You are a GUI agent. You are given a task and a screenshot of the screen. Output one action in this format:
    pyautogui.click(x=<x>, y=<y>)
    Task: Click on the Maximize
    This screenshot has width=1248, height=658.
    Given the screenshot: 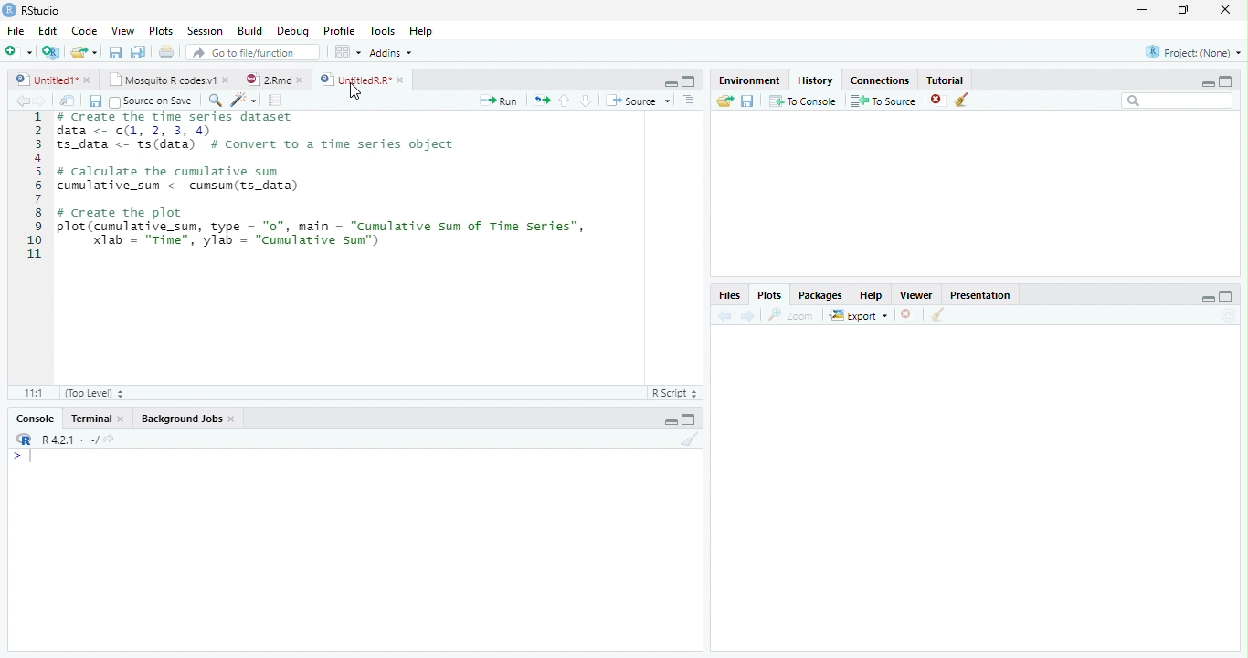 What is the action you would take?
    pyautogui.click(x=1184, y=12)
    